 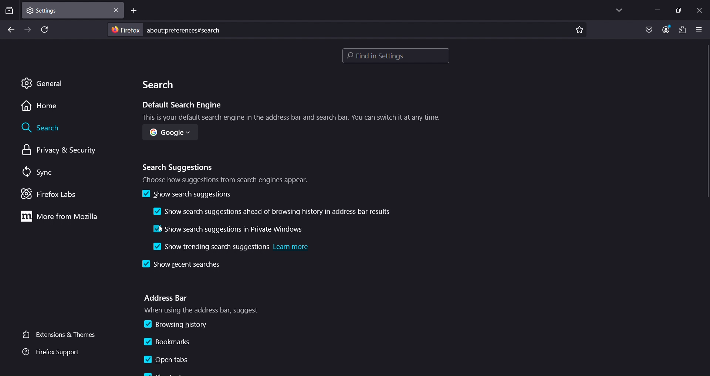 I want to click on list all tabs, so click(x=618, y=10).